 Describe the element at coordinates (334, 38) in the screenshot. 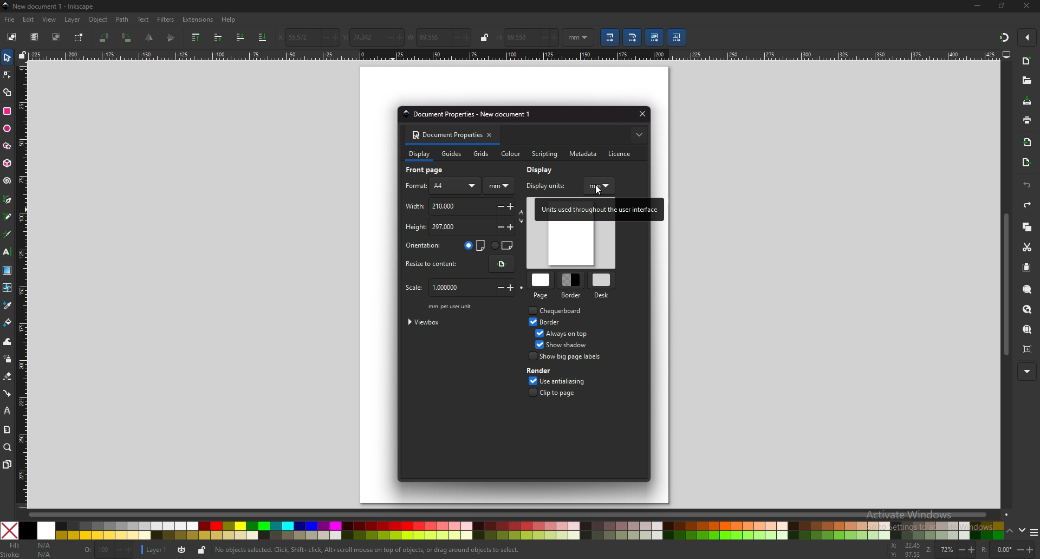

I see `+` at that location.